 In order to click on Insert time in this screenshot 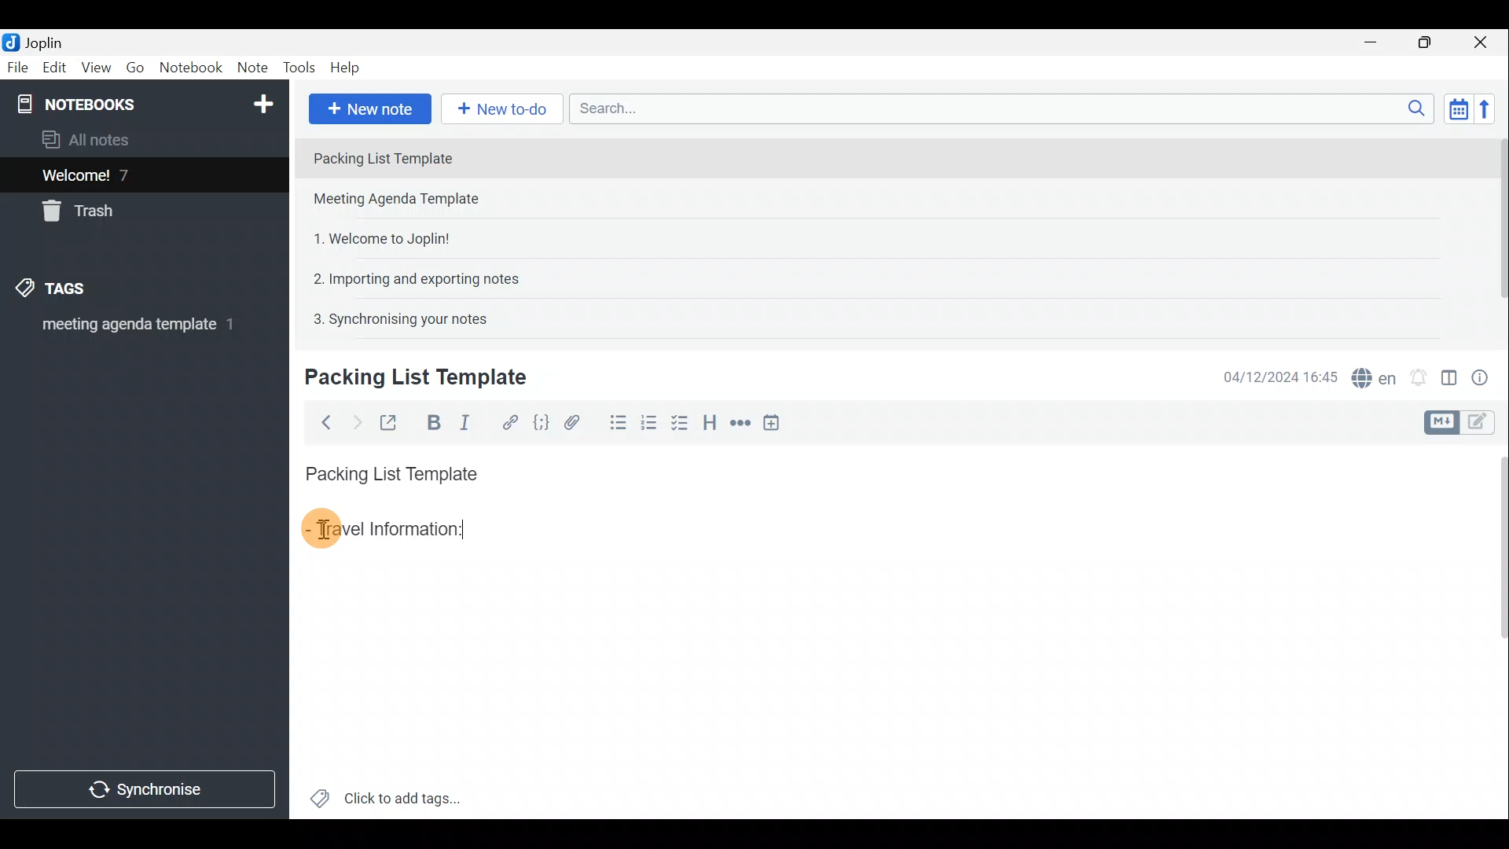, I will do `click(777, 422)`.